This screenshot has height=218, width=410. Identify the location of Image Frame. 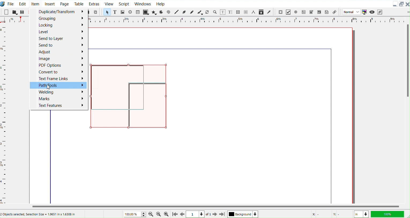
(123, 12).